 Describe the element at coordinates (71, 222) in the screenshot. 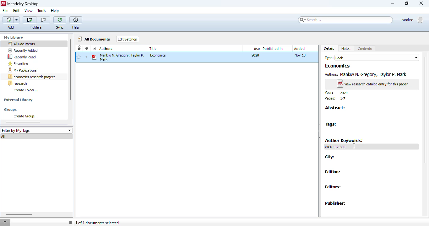

I see `toggle sidebar` at that location.